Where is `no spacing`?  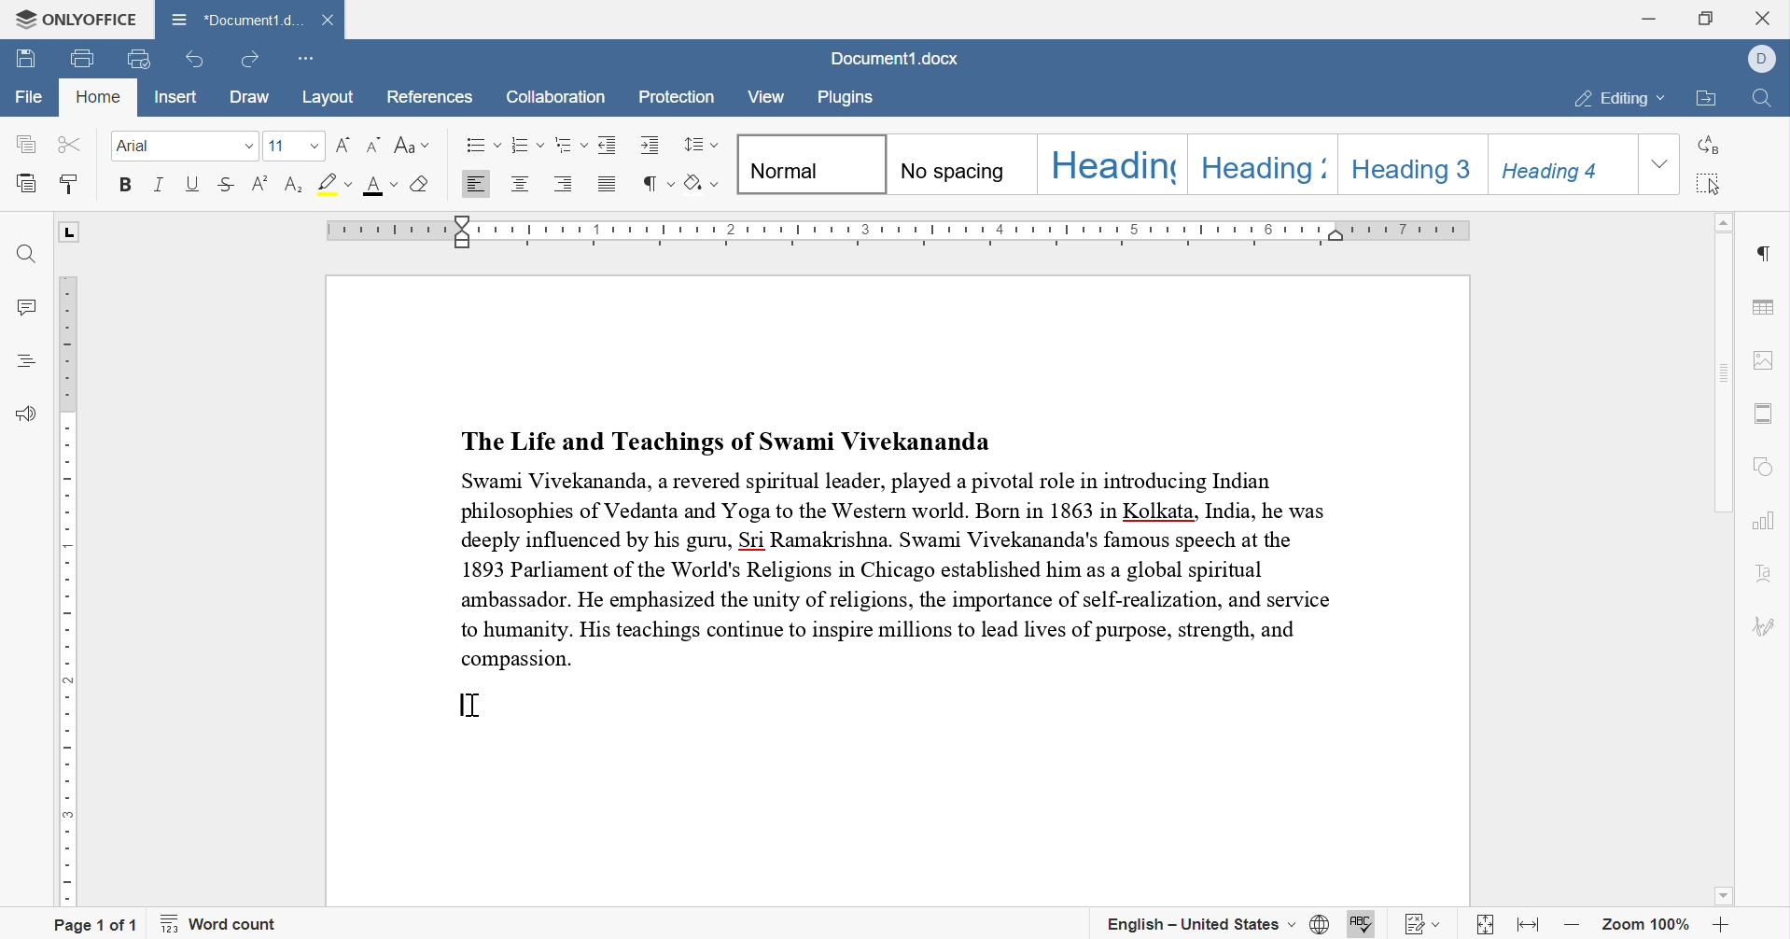 no spacing is located at coordinates (958, 164).